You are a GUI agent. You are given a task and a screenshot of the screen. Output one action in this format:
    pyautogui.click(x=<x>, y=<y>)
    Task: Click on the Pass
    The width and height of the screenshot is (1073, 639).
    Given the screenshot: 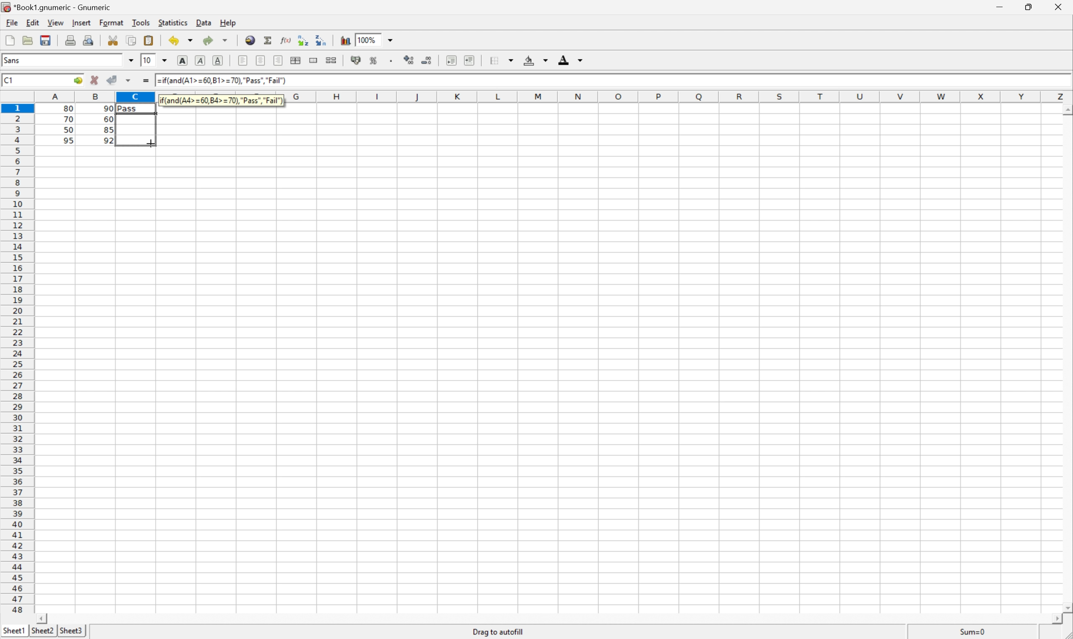 What is the action you would take?
    pyautogui.click(x=136, y=107)
    